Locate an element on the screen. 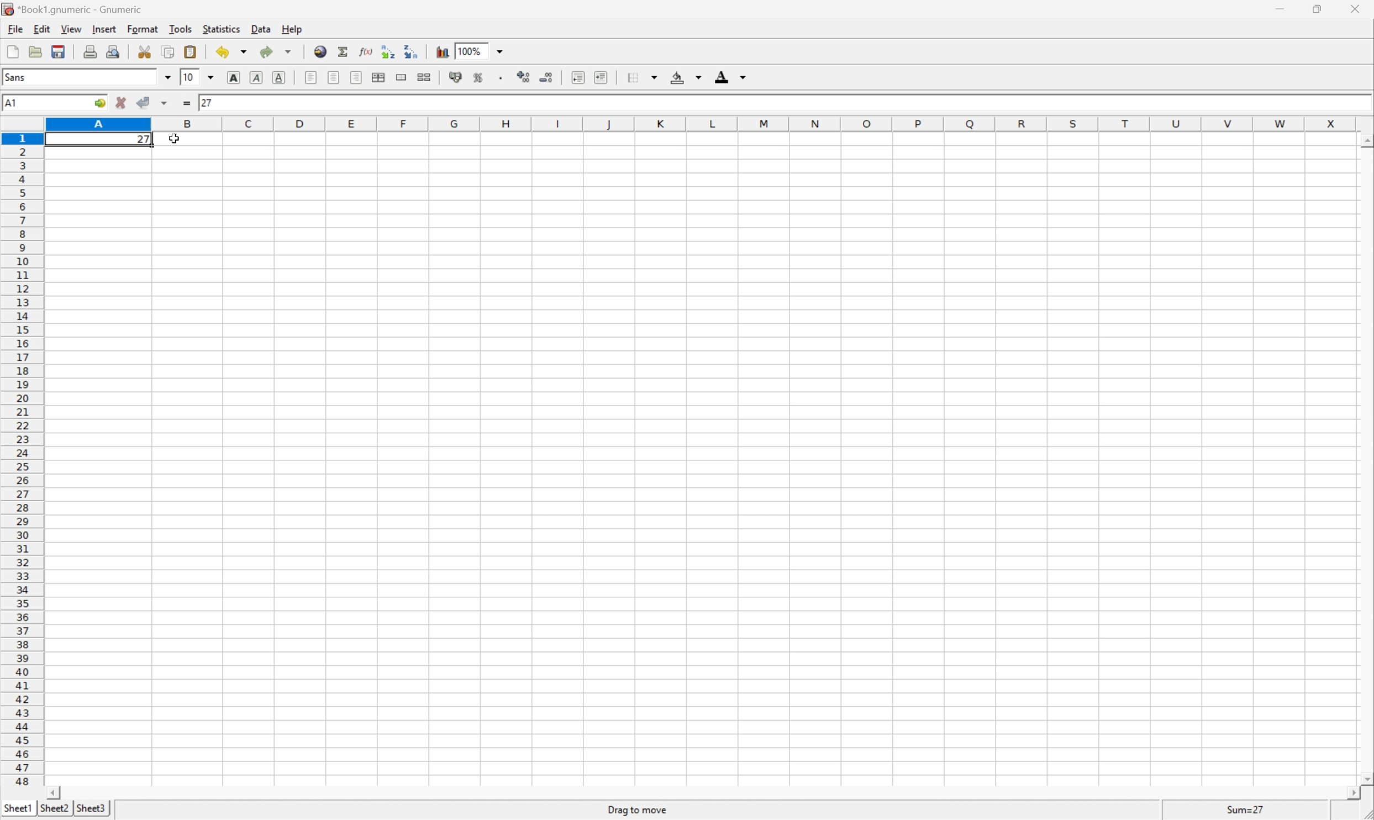 Image resolution: width=1374 pixels, height=820 pixels. 27 is located at coordinates (207, 102).